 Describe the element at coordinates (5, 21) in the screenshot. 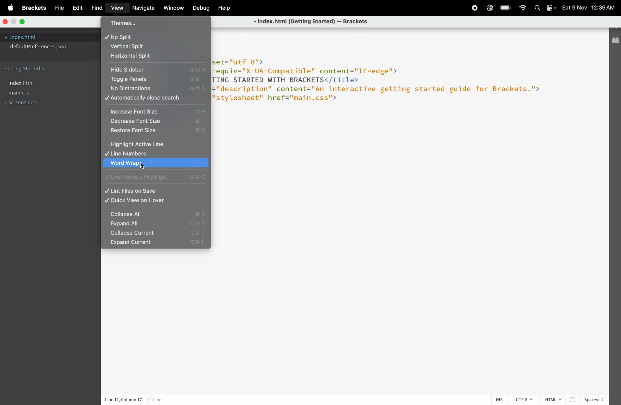

I see `closing window` at that location.